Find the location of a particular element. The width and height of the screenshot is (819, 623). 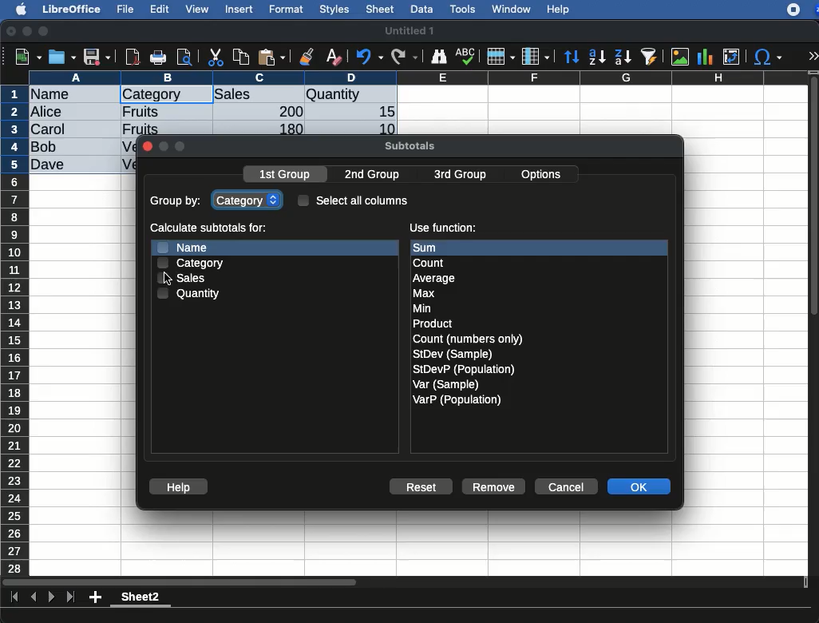

200 is located at coordinates (287, 111).